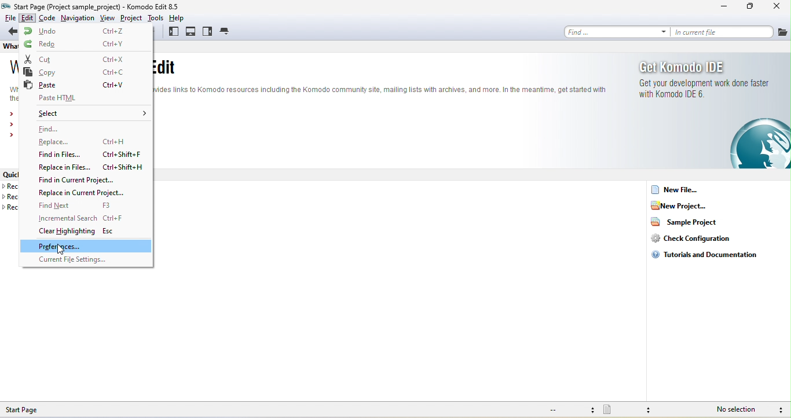 Image resolution: width=791 pixels, height=418 pixels. Describe the element at coordinates (85, 31) in the screenshot. I see `undo` at that location.